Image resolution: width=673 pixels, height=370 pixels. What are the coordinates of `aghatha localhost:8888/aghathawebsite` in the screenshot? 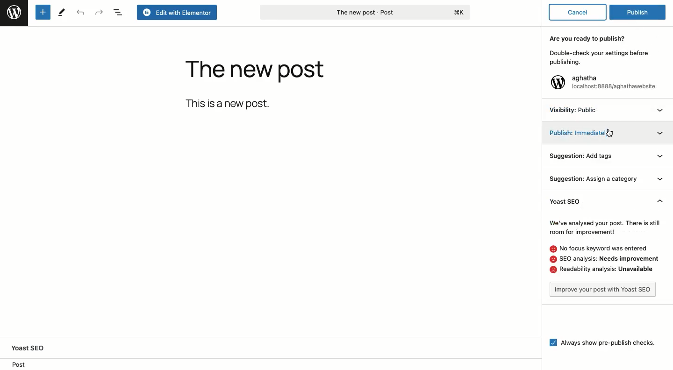 It's located at (614, 83).